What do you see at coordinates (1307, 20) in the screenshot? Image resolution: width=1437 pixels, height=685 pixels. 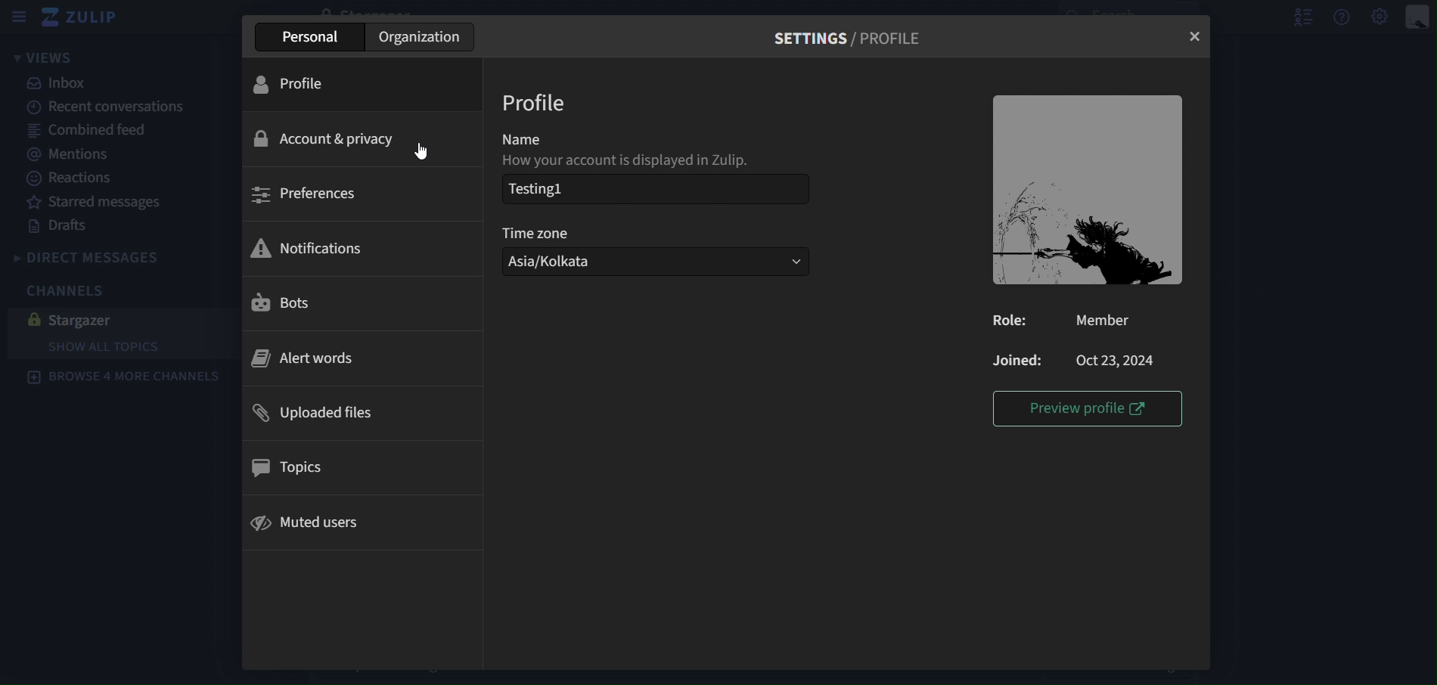 I see `hide user list` at bounding box center [1307, 20].